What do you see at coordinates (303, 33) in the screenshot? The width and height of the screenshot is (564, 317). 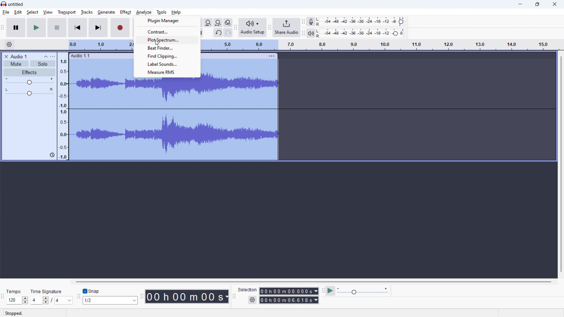 I see `playback meter toolbar` at bounding box center [303, 33].